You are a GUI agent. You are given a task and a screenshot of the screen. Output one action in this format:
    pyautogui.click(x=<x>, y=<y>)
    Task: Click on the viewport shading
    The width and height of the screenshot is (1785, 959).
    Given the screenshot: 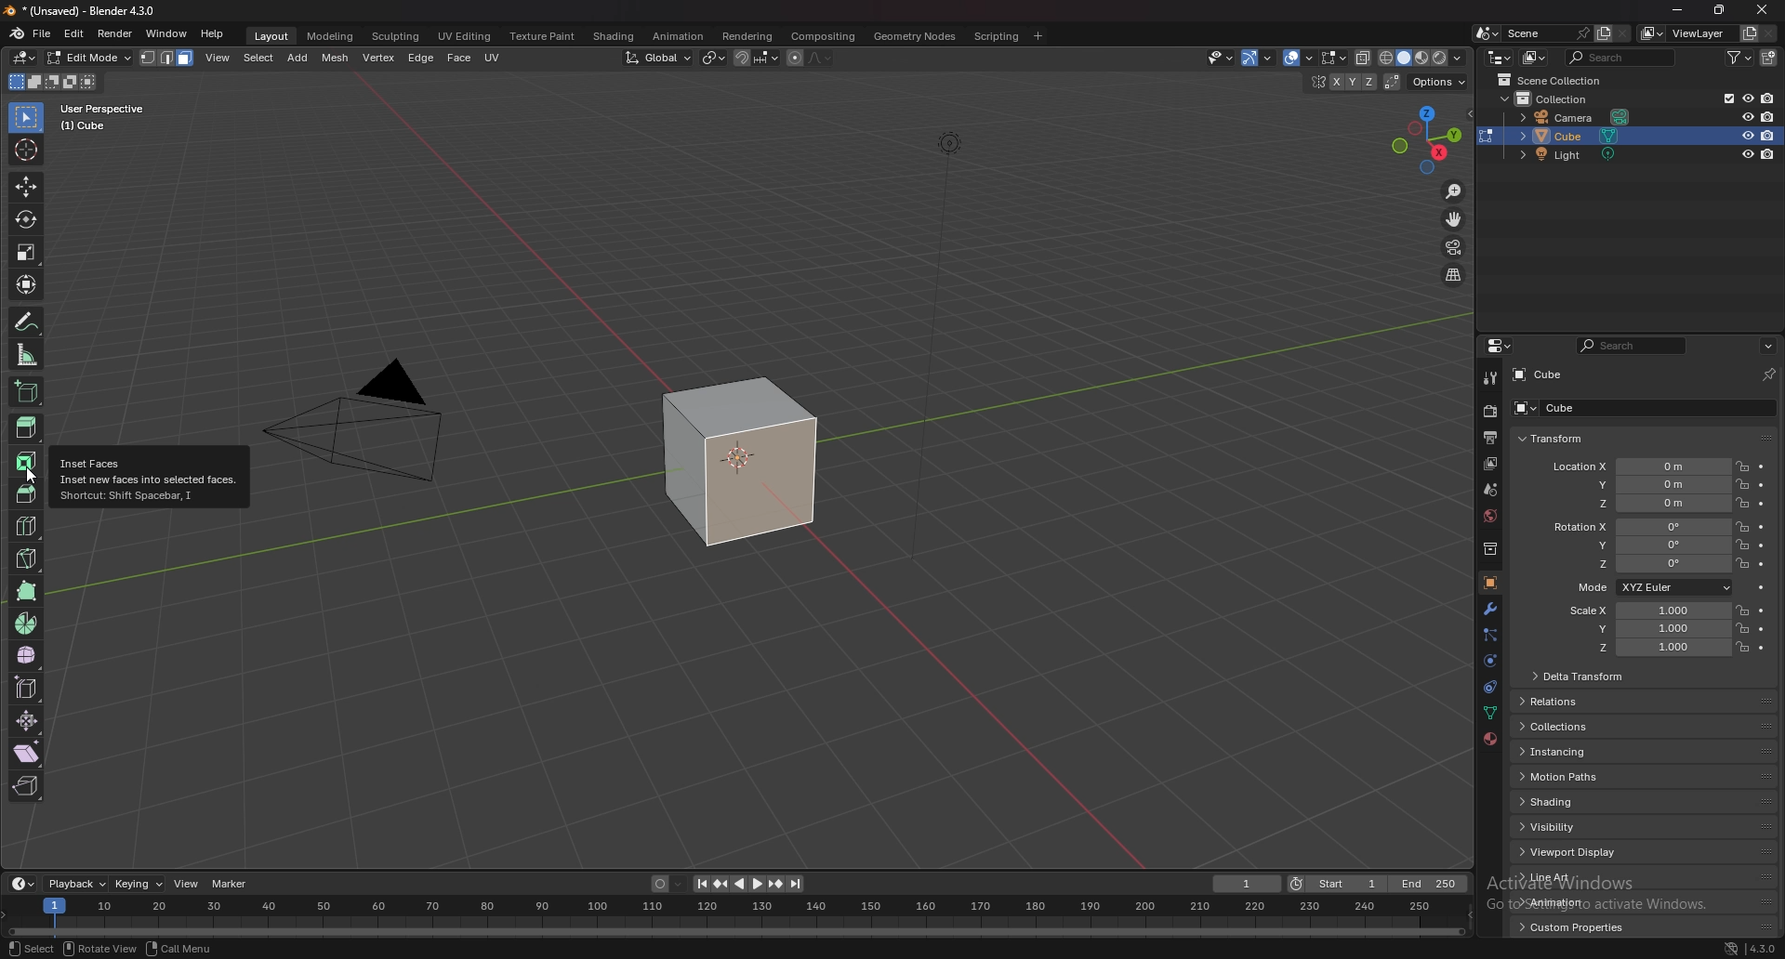 What is the action you would take?
    pyautogui.click(x=1424, y=58)
    